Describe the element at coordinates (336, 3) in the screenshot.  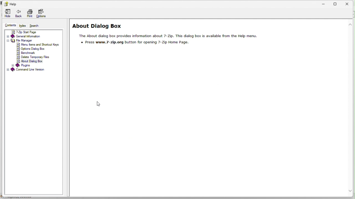
I see `Restore ` at that location.